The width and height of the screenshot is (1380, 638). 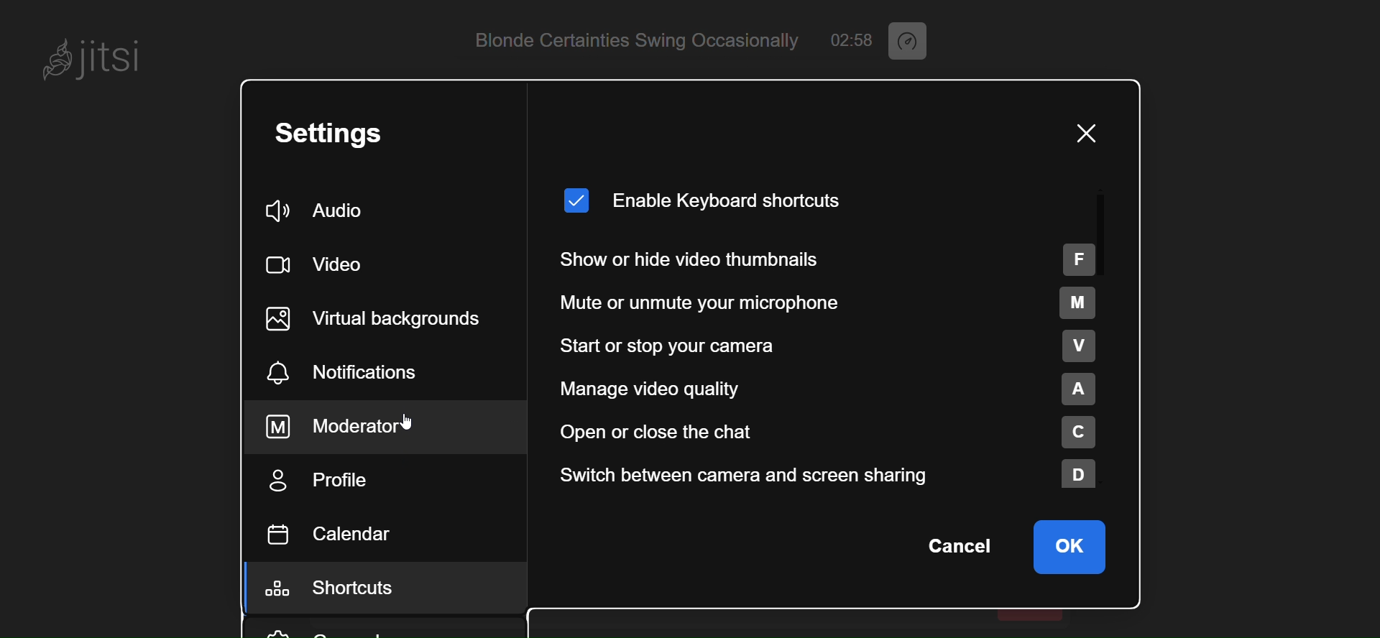 I want to click on cursor, so click(x=402, y=423).